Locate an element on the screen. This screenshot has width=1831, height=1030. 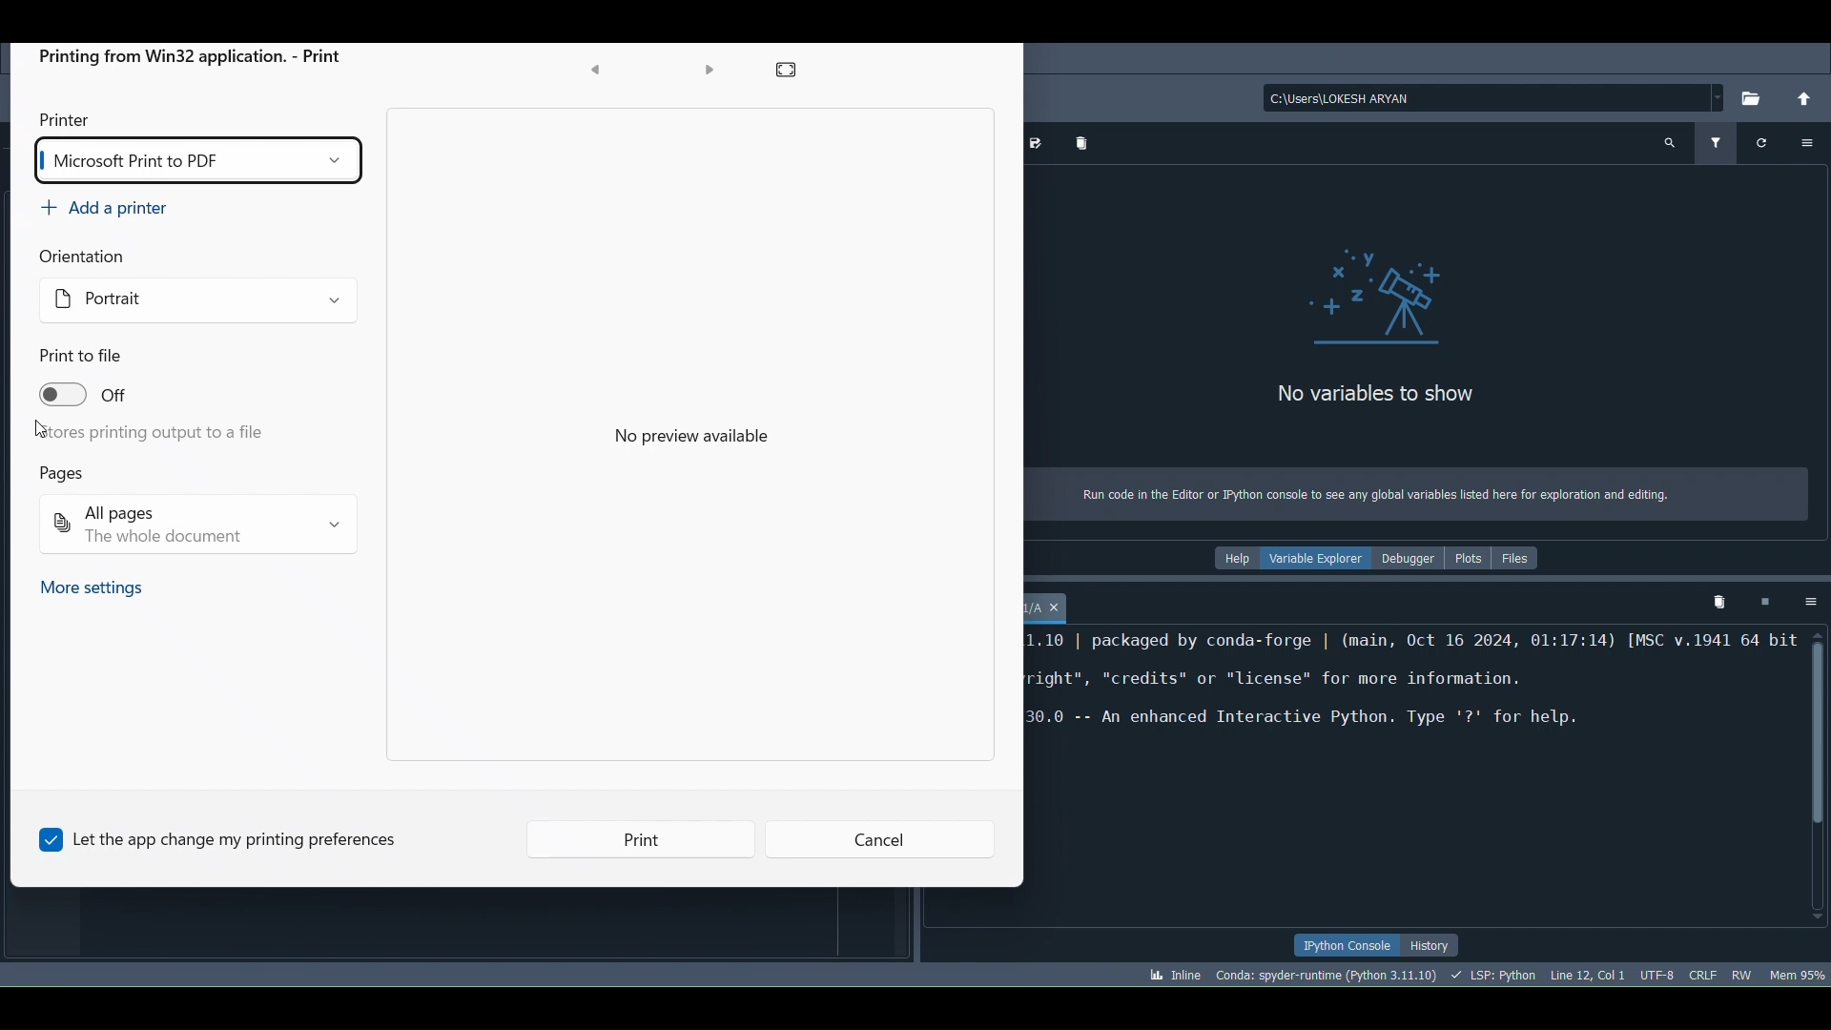
Global memory usage is located at coordinates (1798, 973).